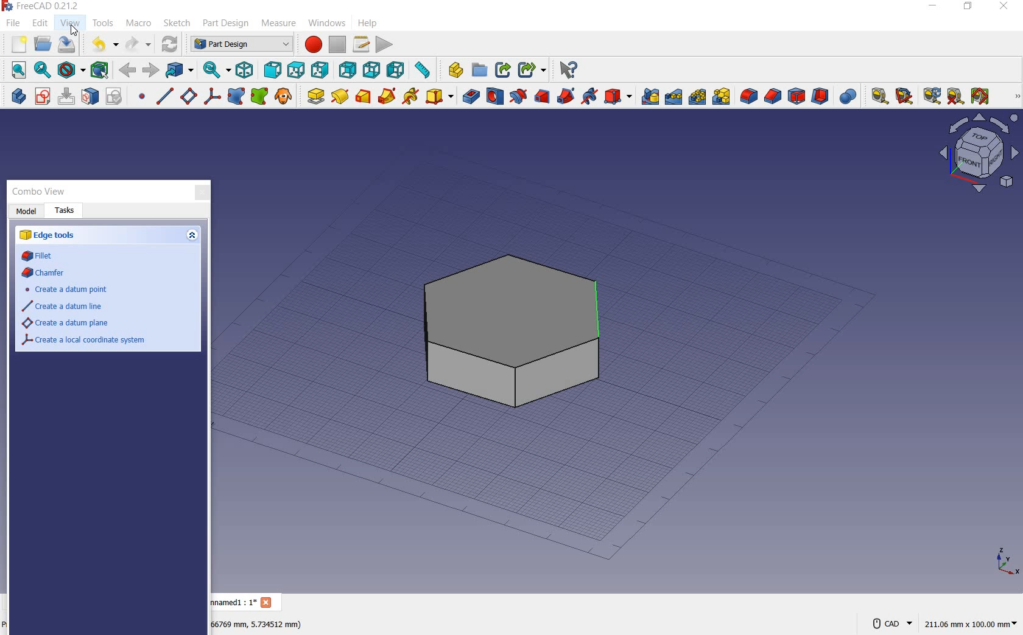 The width and height of the screenshot is (1023, 635). Describe the element at coordinates (796, 97) in the screenshot. I see `draft` at that location.